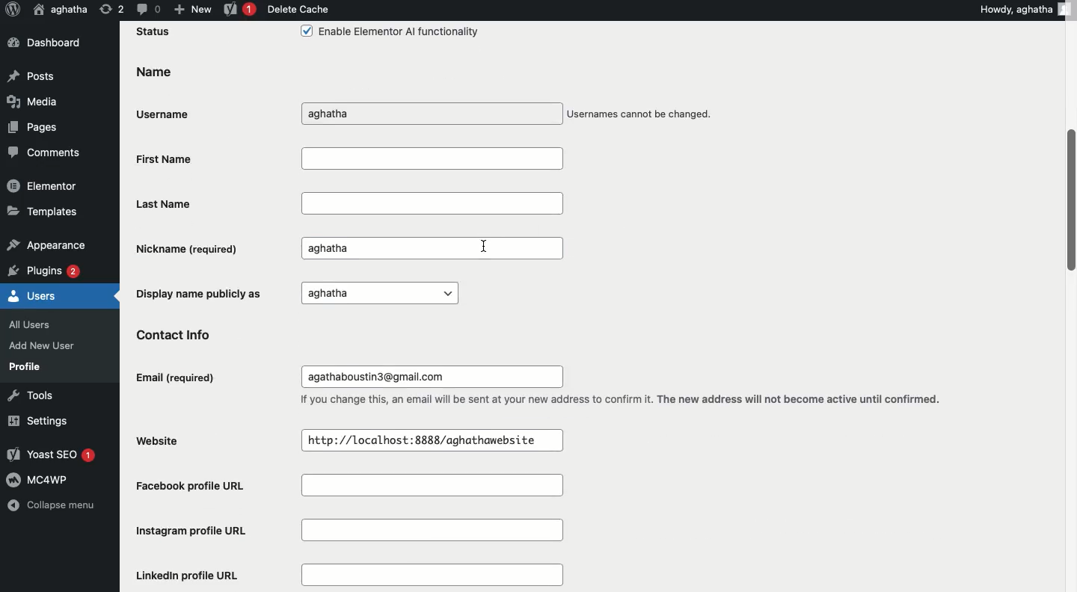 This screenshot has width=1077, height=592. Describe the element at coordinates (192, 8) in the screenshot. I see `New` at that location.